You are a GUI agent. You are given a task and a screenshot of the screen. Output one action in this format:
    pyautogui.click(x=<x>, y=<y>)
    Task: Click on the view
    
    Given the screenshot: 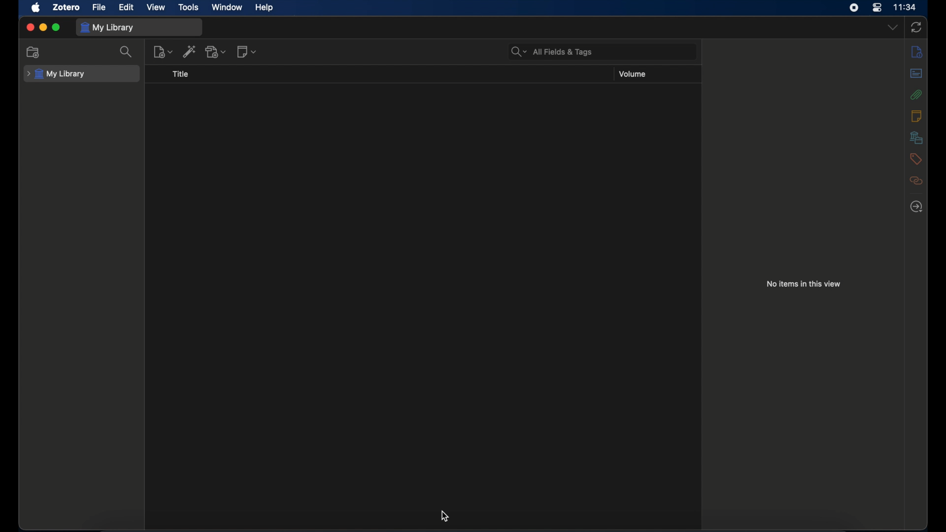 What is the action you would take?
    pyautogui.click(x=156, y=7)
    